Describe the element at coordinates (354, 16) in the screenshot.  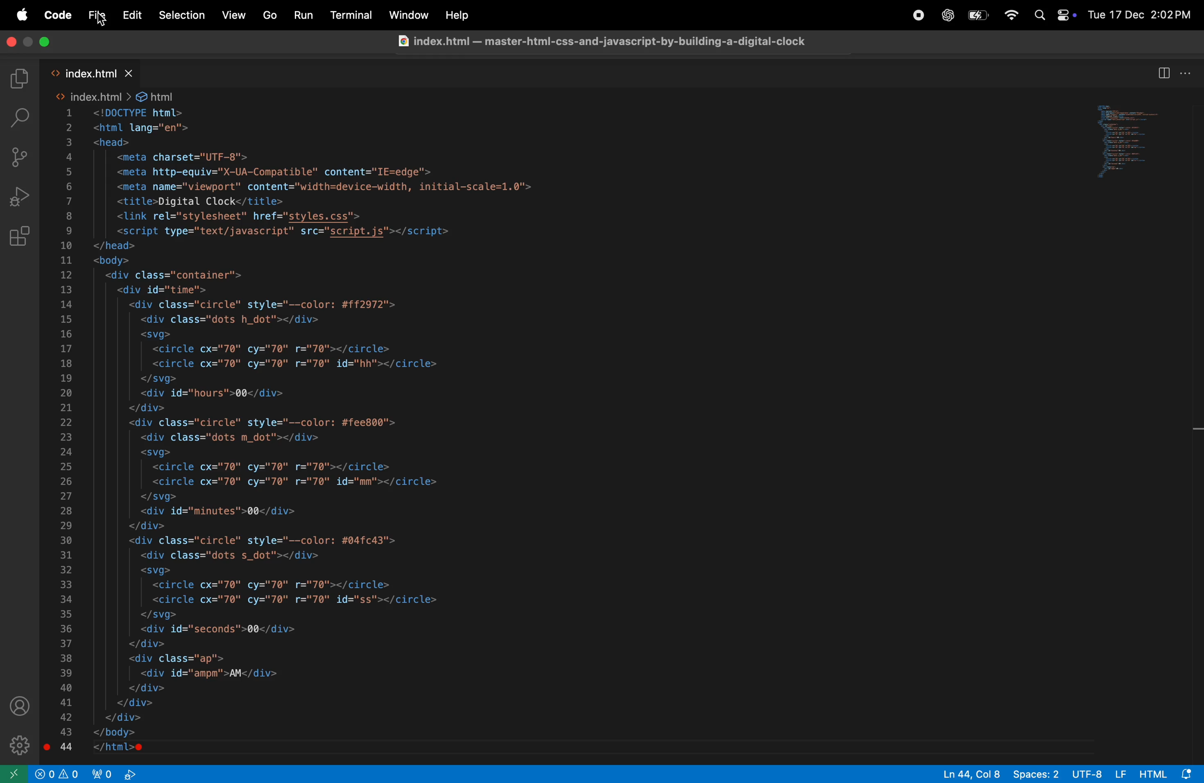
I see `terminal` at that location.